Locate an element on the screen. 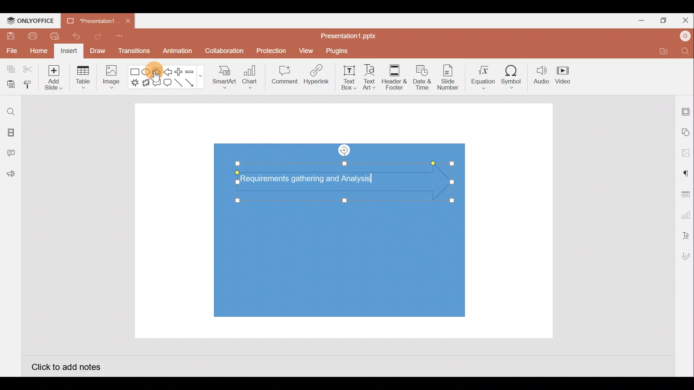 The width and height of the screenshot is (694, 390). Minus is located at coordinates (193, 71).